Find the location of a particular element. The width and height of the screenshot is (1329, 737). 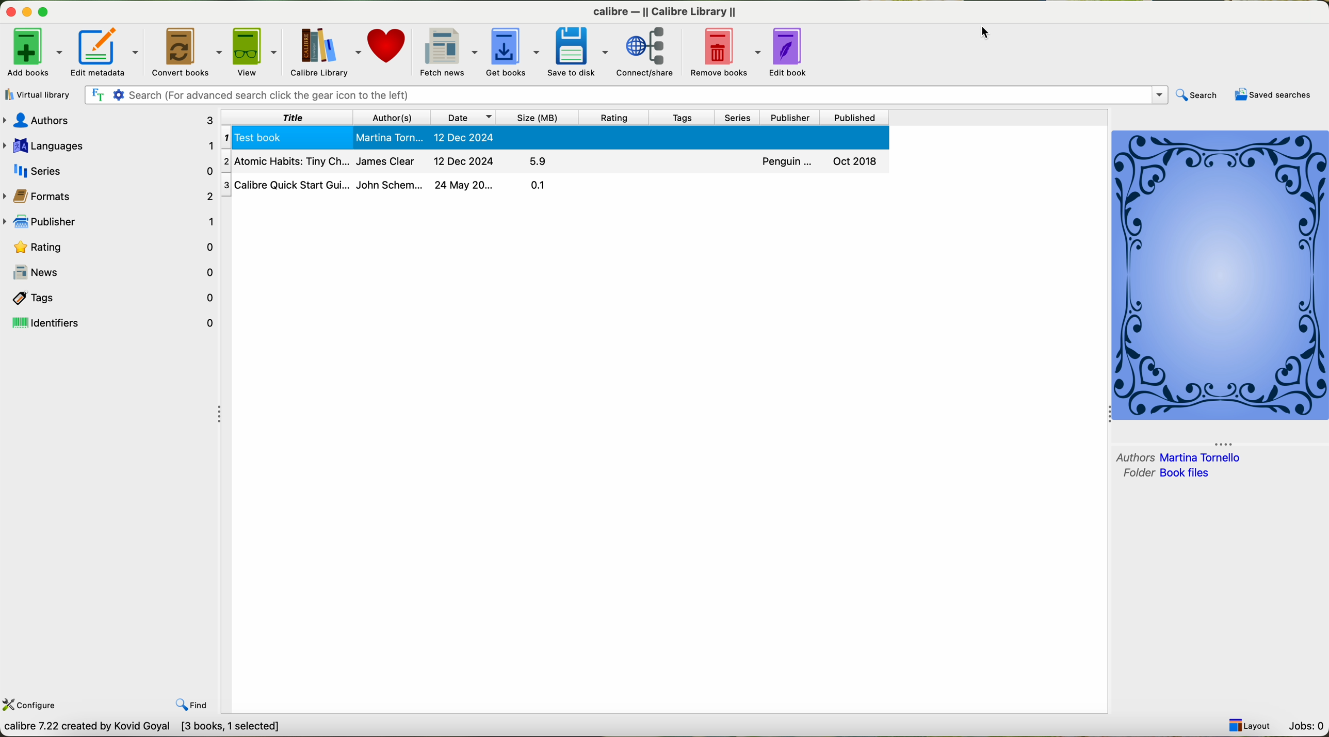

tags is located at coordinates (684, 117).